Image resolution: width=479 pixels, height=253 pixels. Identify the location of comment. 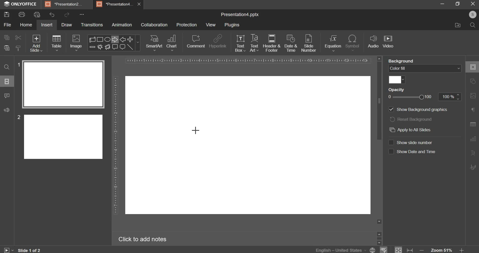
(7, 98).